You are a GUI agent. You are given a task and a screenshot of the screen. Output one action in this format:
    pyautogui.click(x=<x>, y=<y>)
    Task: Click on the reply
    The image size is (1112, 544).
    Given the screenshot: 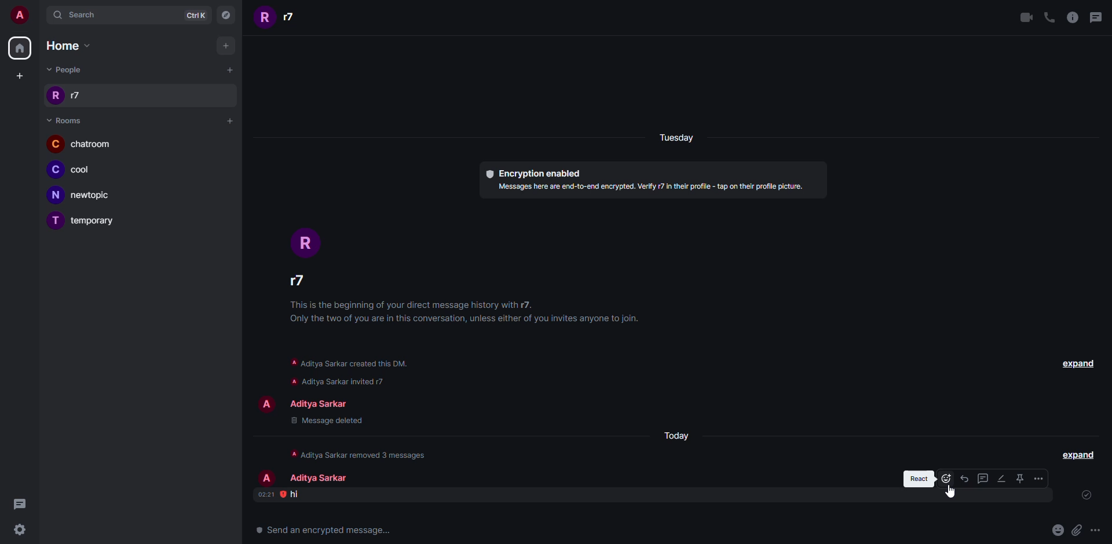 What is the action you would take?
    pyautogui.click(x=965, y=479)
    